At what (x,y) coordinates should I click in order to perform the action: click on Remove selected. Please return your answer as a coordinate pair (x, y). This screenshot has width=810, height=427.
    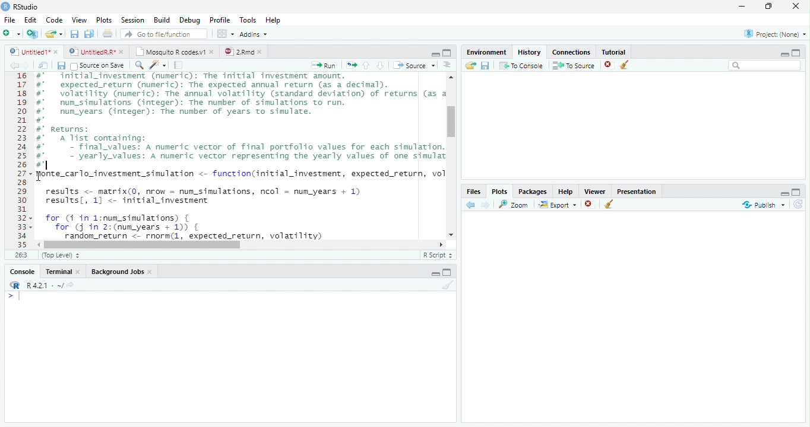
    Looking at the image, I should click on (591, 205).